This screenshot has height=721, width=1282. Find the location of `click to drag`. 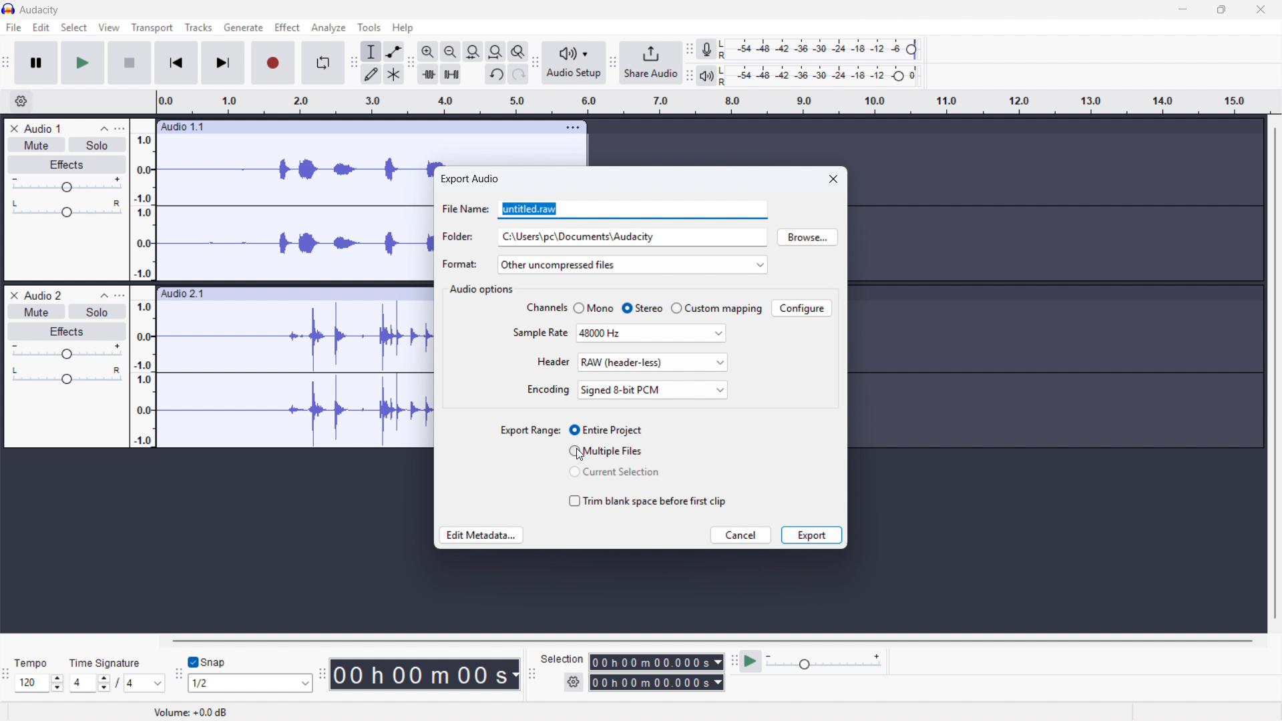

click to drag is located at coordinates (294, 294).